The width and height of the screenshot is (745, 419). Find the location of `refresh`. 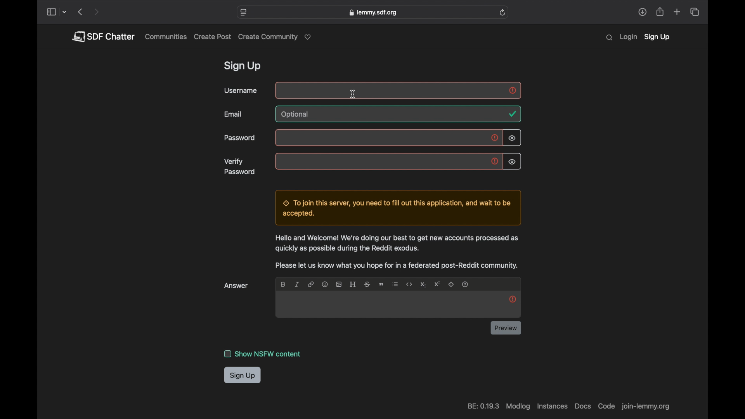

refresh is located at coordinates (502, 12).